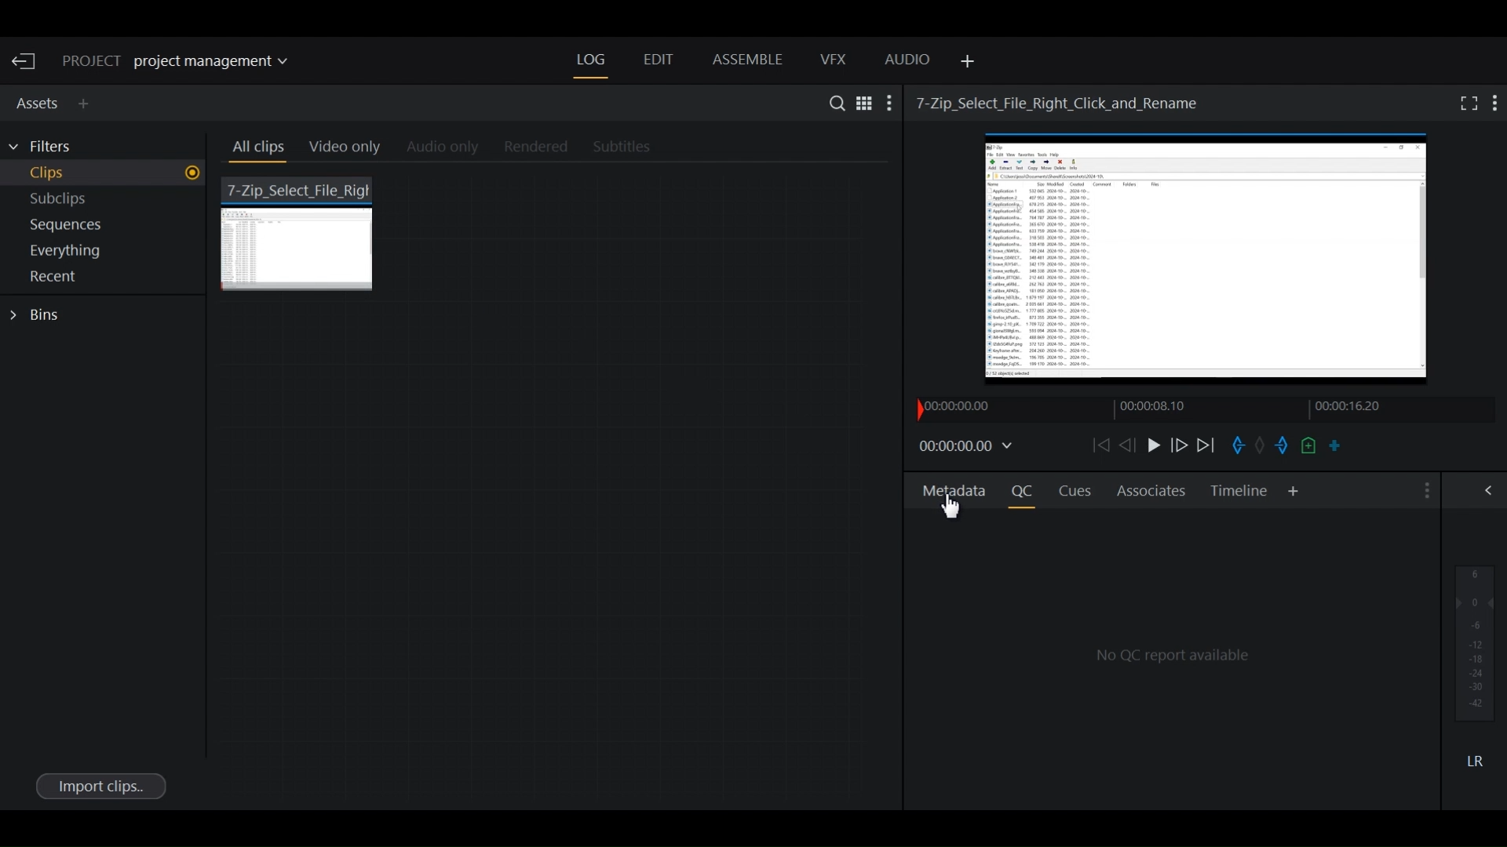 This screenshot has height=847, width=1507. I want to click on Assemble, so click(747, 60).